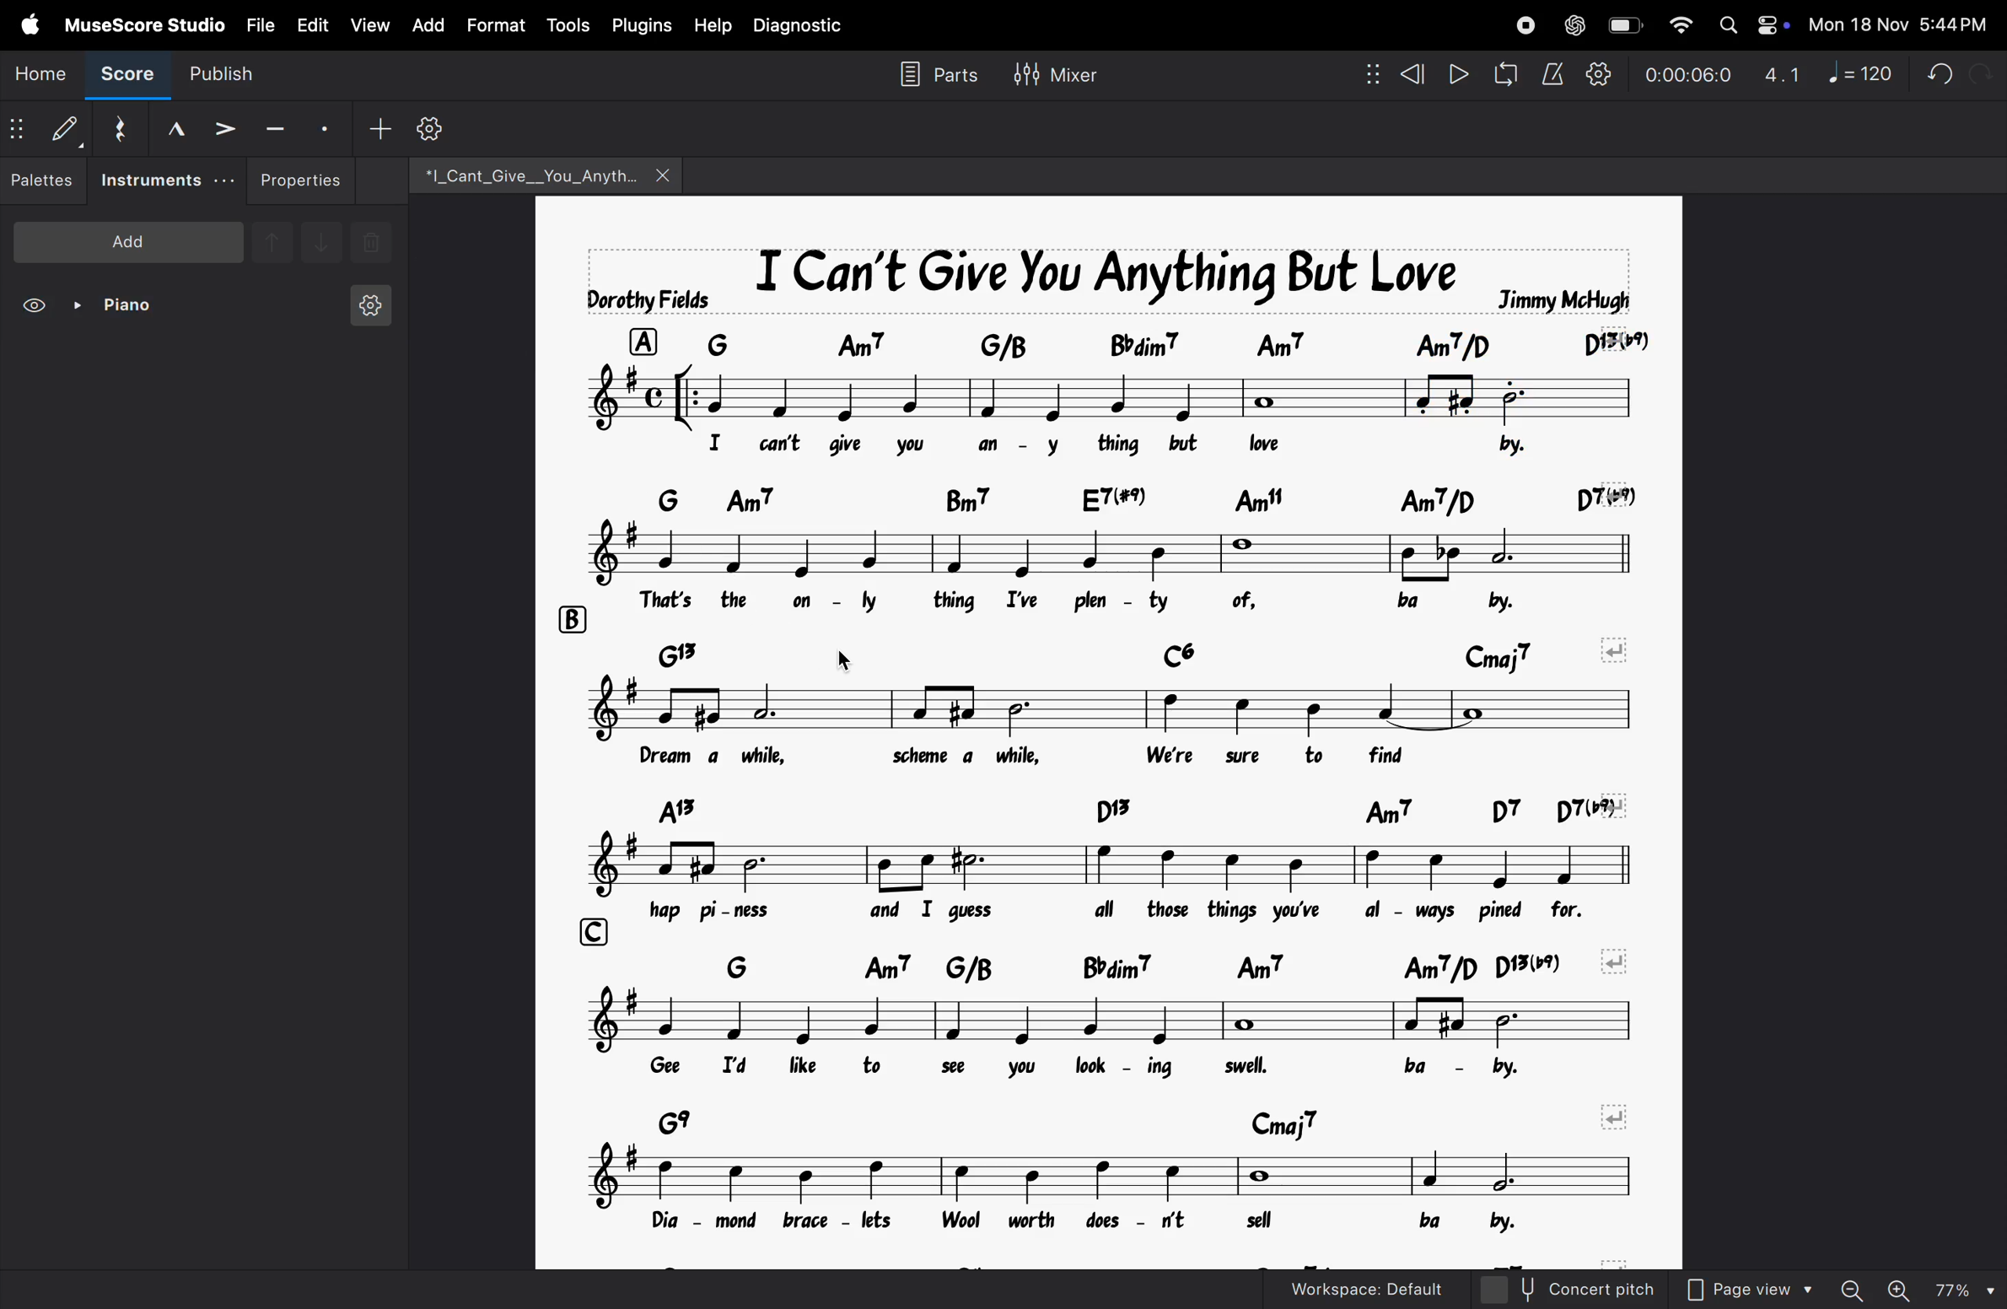 The image size is (2007, 1309). What do you see at coordinates (652, 341) in the screenshot?
I see `row` at bounding box center [652, 341].